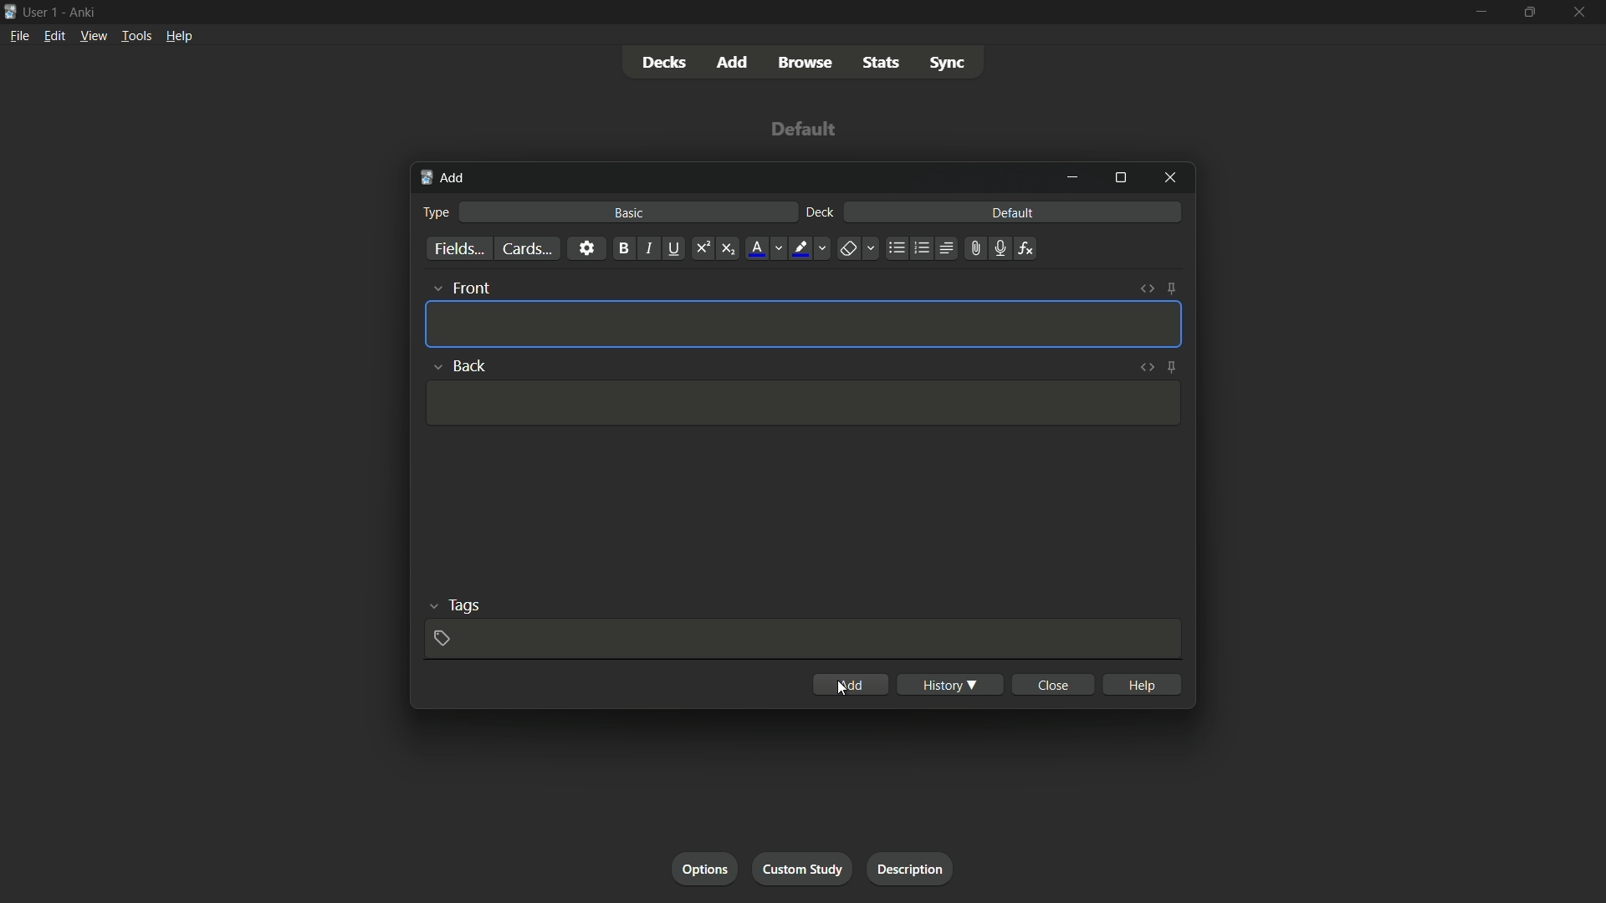 This screenshot has width=1606, height=903. Describe the element at coordinates (800, 869) in the screenshot. I see `custom study` at that location.